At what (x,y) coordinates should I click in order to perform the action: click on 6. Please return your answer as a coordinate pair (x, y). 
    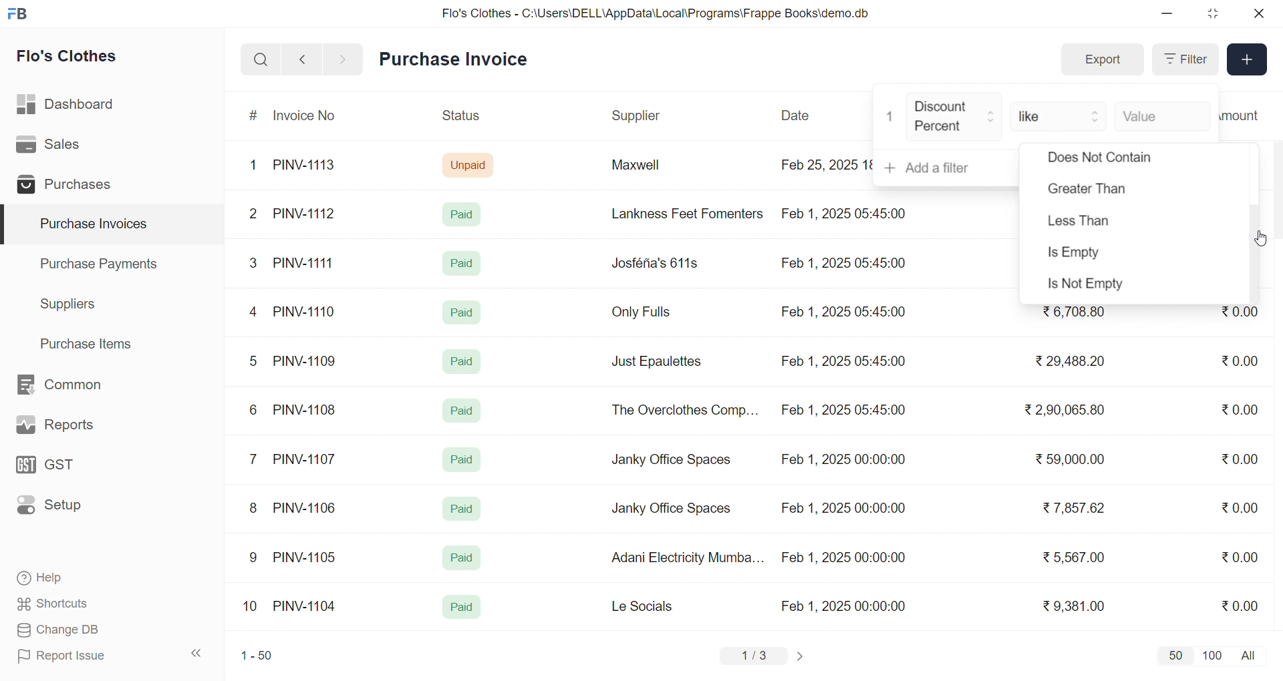
    Looking at the image, I should click on (253, 409).